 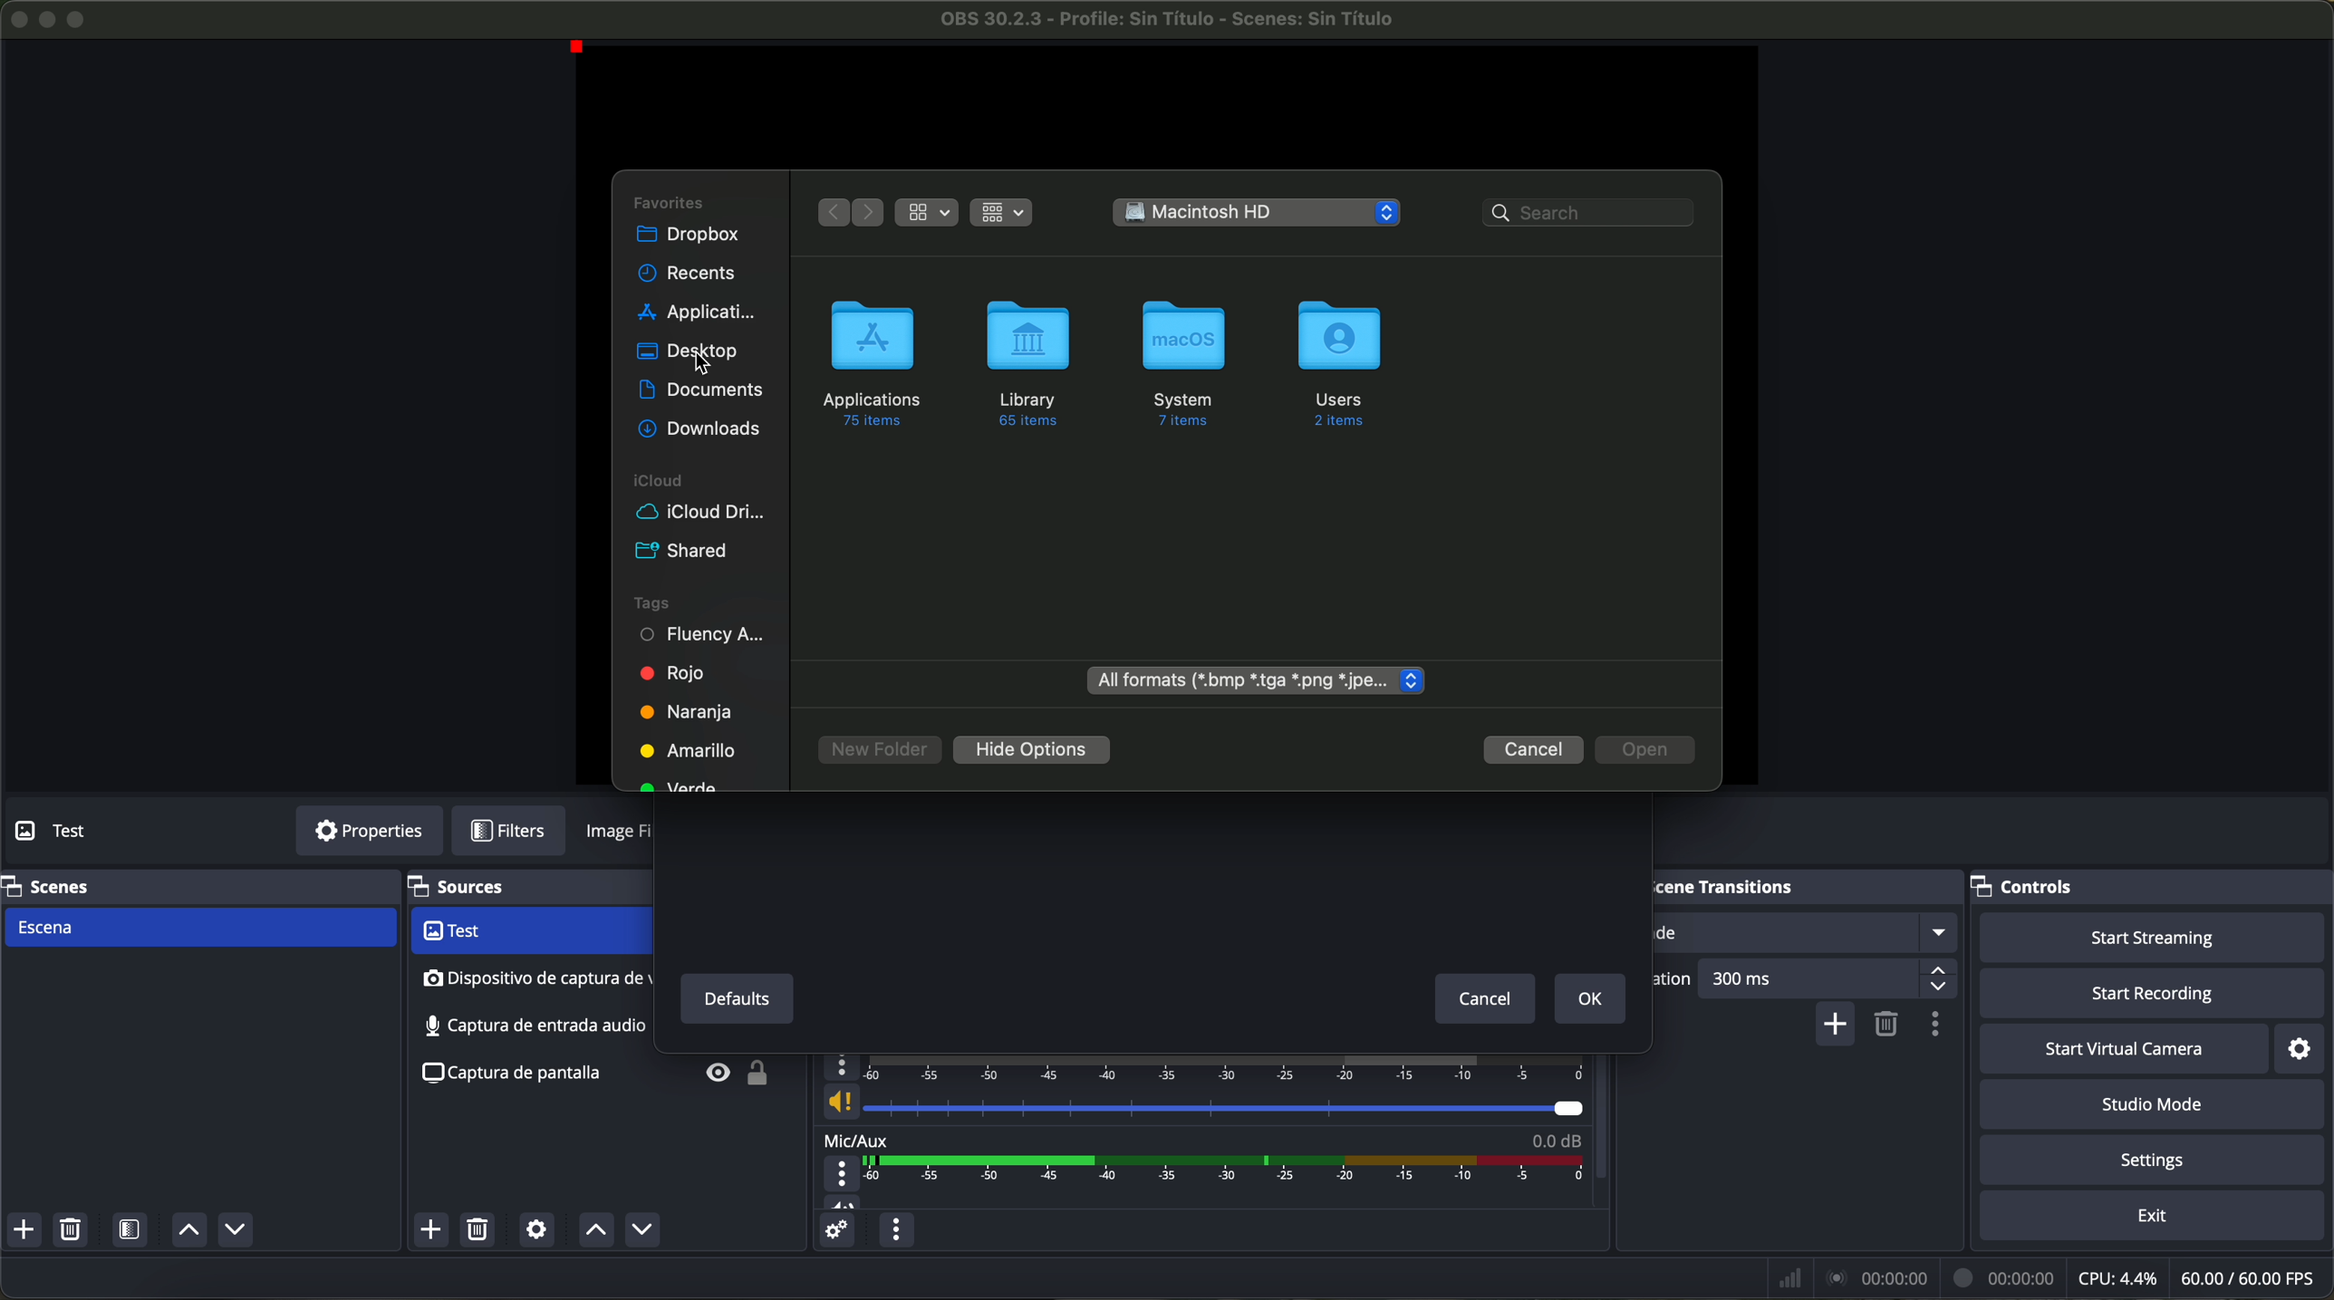 What do you see at coordinates (70, 1230) in the screenshot?
I see `remove selected scene` at bounding box center [70, 1230].